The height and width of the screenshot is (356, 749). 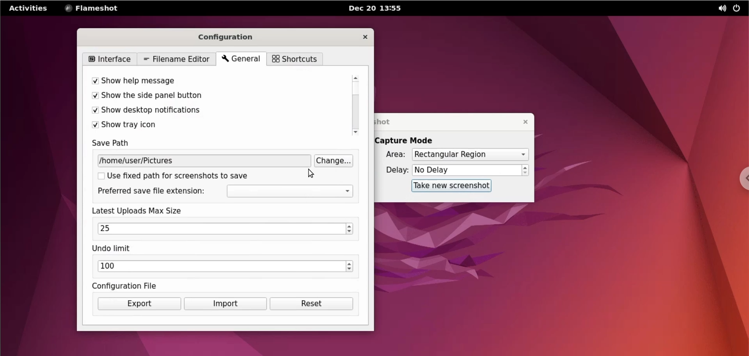 I want to click on sound options, so click(x=719, y=9).